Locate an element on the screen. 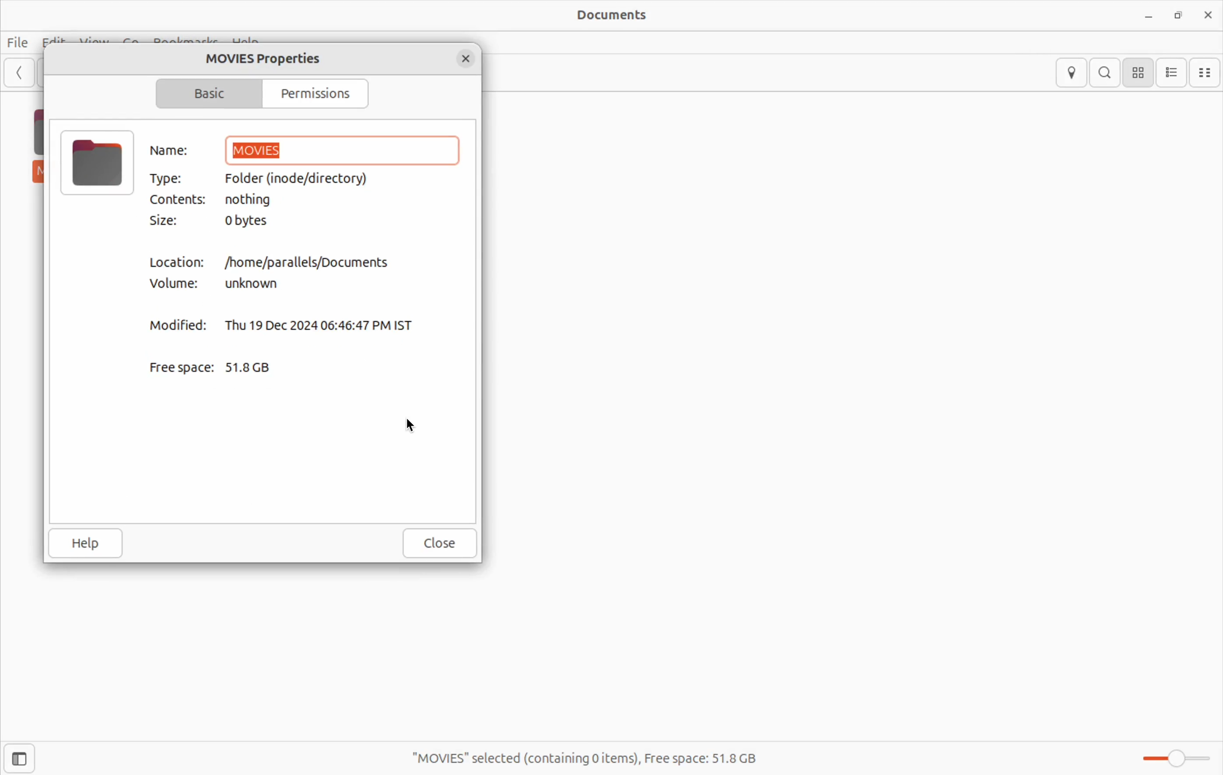  o bytes is located at coordinates (255, 221).